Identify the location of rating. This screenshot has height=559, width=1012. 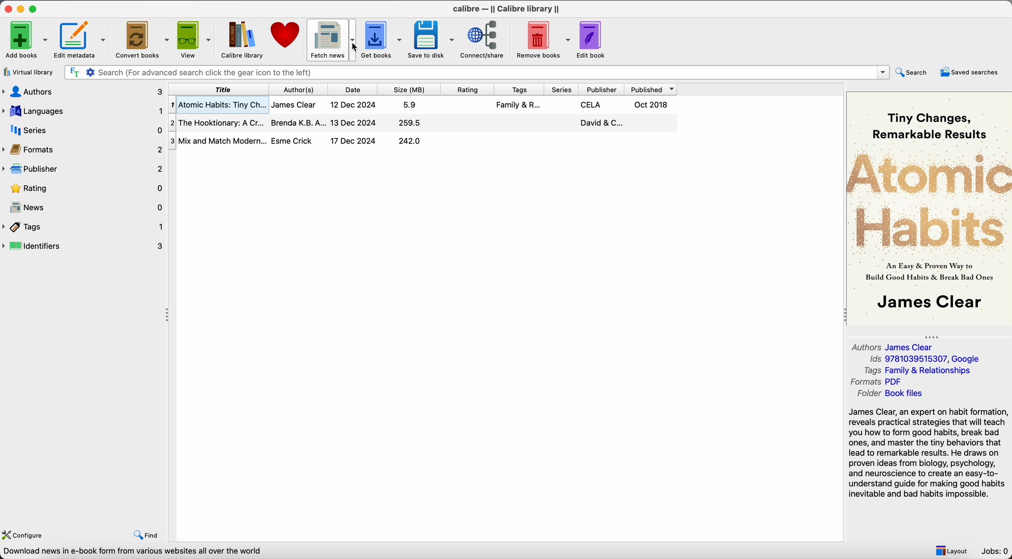
(469, 90).